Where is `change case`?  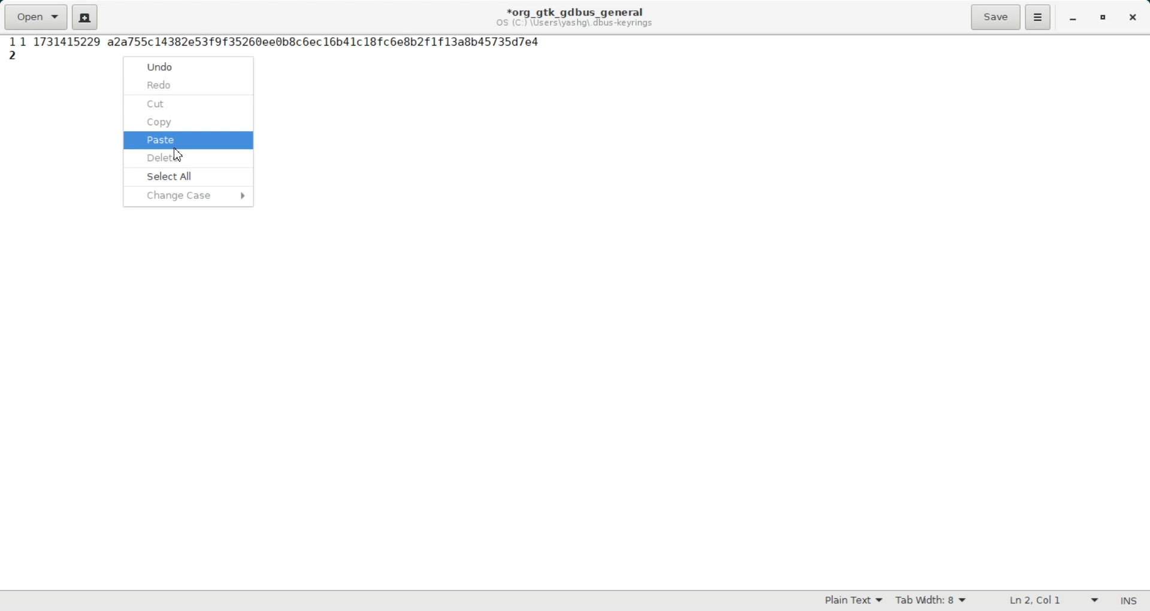
change case is located at coordinates (190, 196).